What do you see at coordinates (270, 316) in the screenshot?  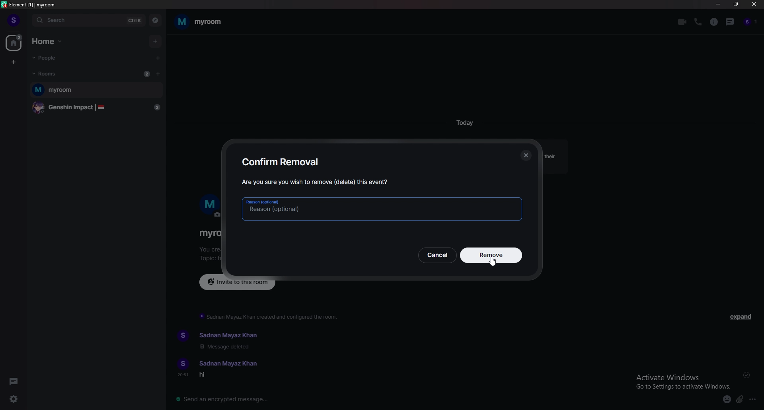 I see `sadnan mayaz khan created and configured the room.` at bounding box center [270, 316].